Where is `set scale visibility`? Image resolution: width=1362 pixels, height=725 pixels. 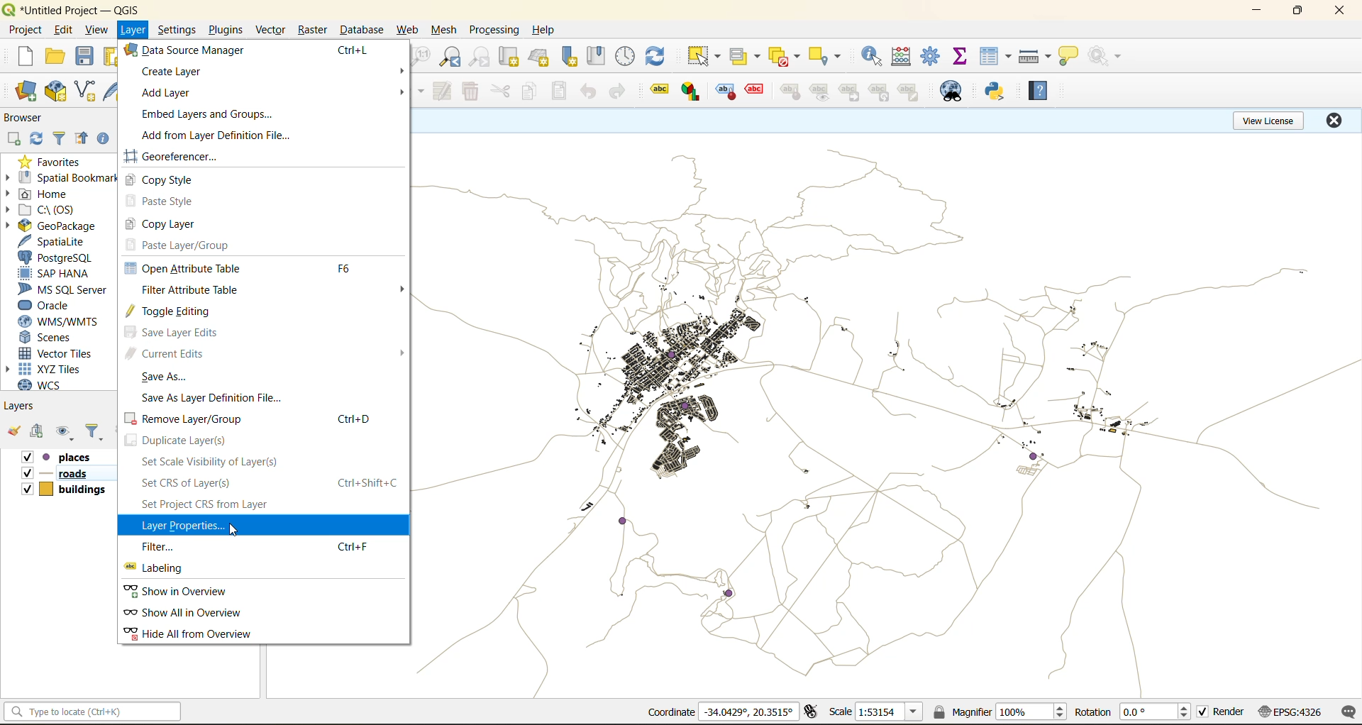 set scale visibility is located at coordinates (210, 463).